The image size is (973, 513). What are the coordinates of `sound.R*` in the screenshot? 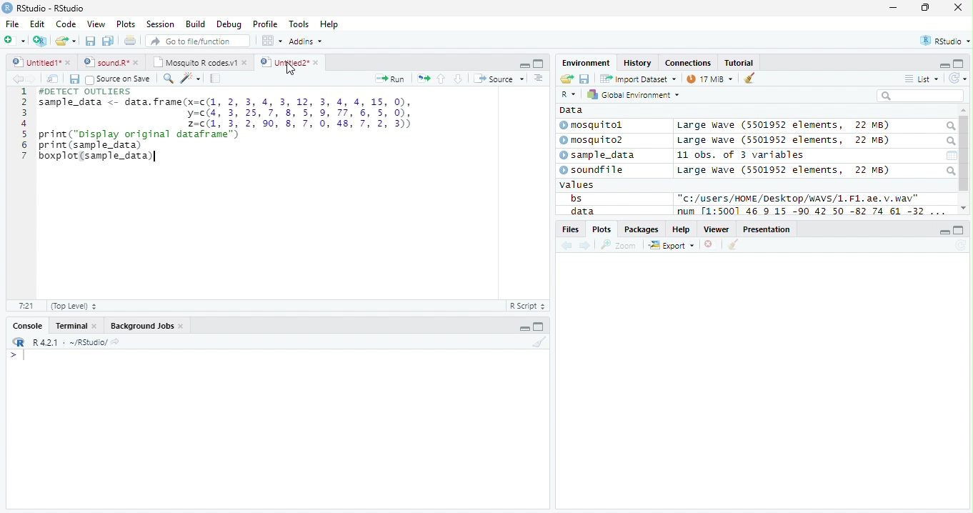 It's located at (109, 61).